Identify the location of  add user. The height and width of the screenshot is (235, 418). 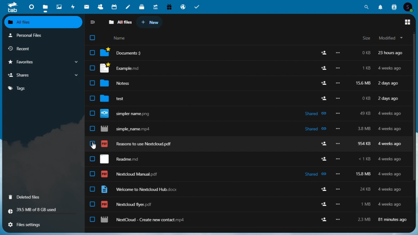
(324, 69).